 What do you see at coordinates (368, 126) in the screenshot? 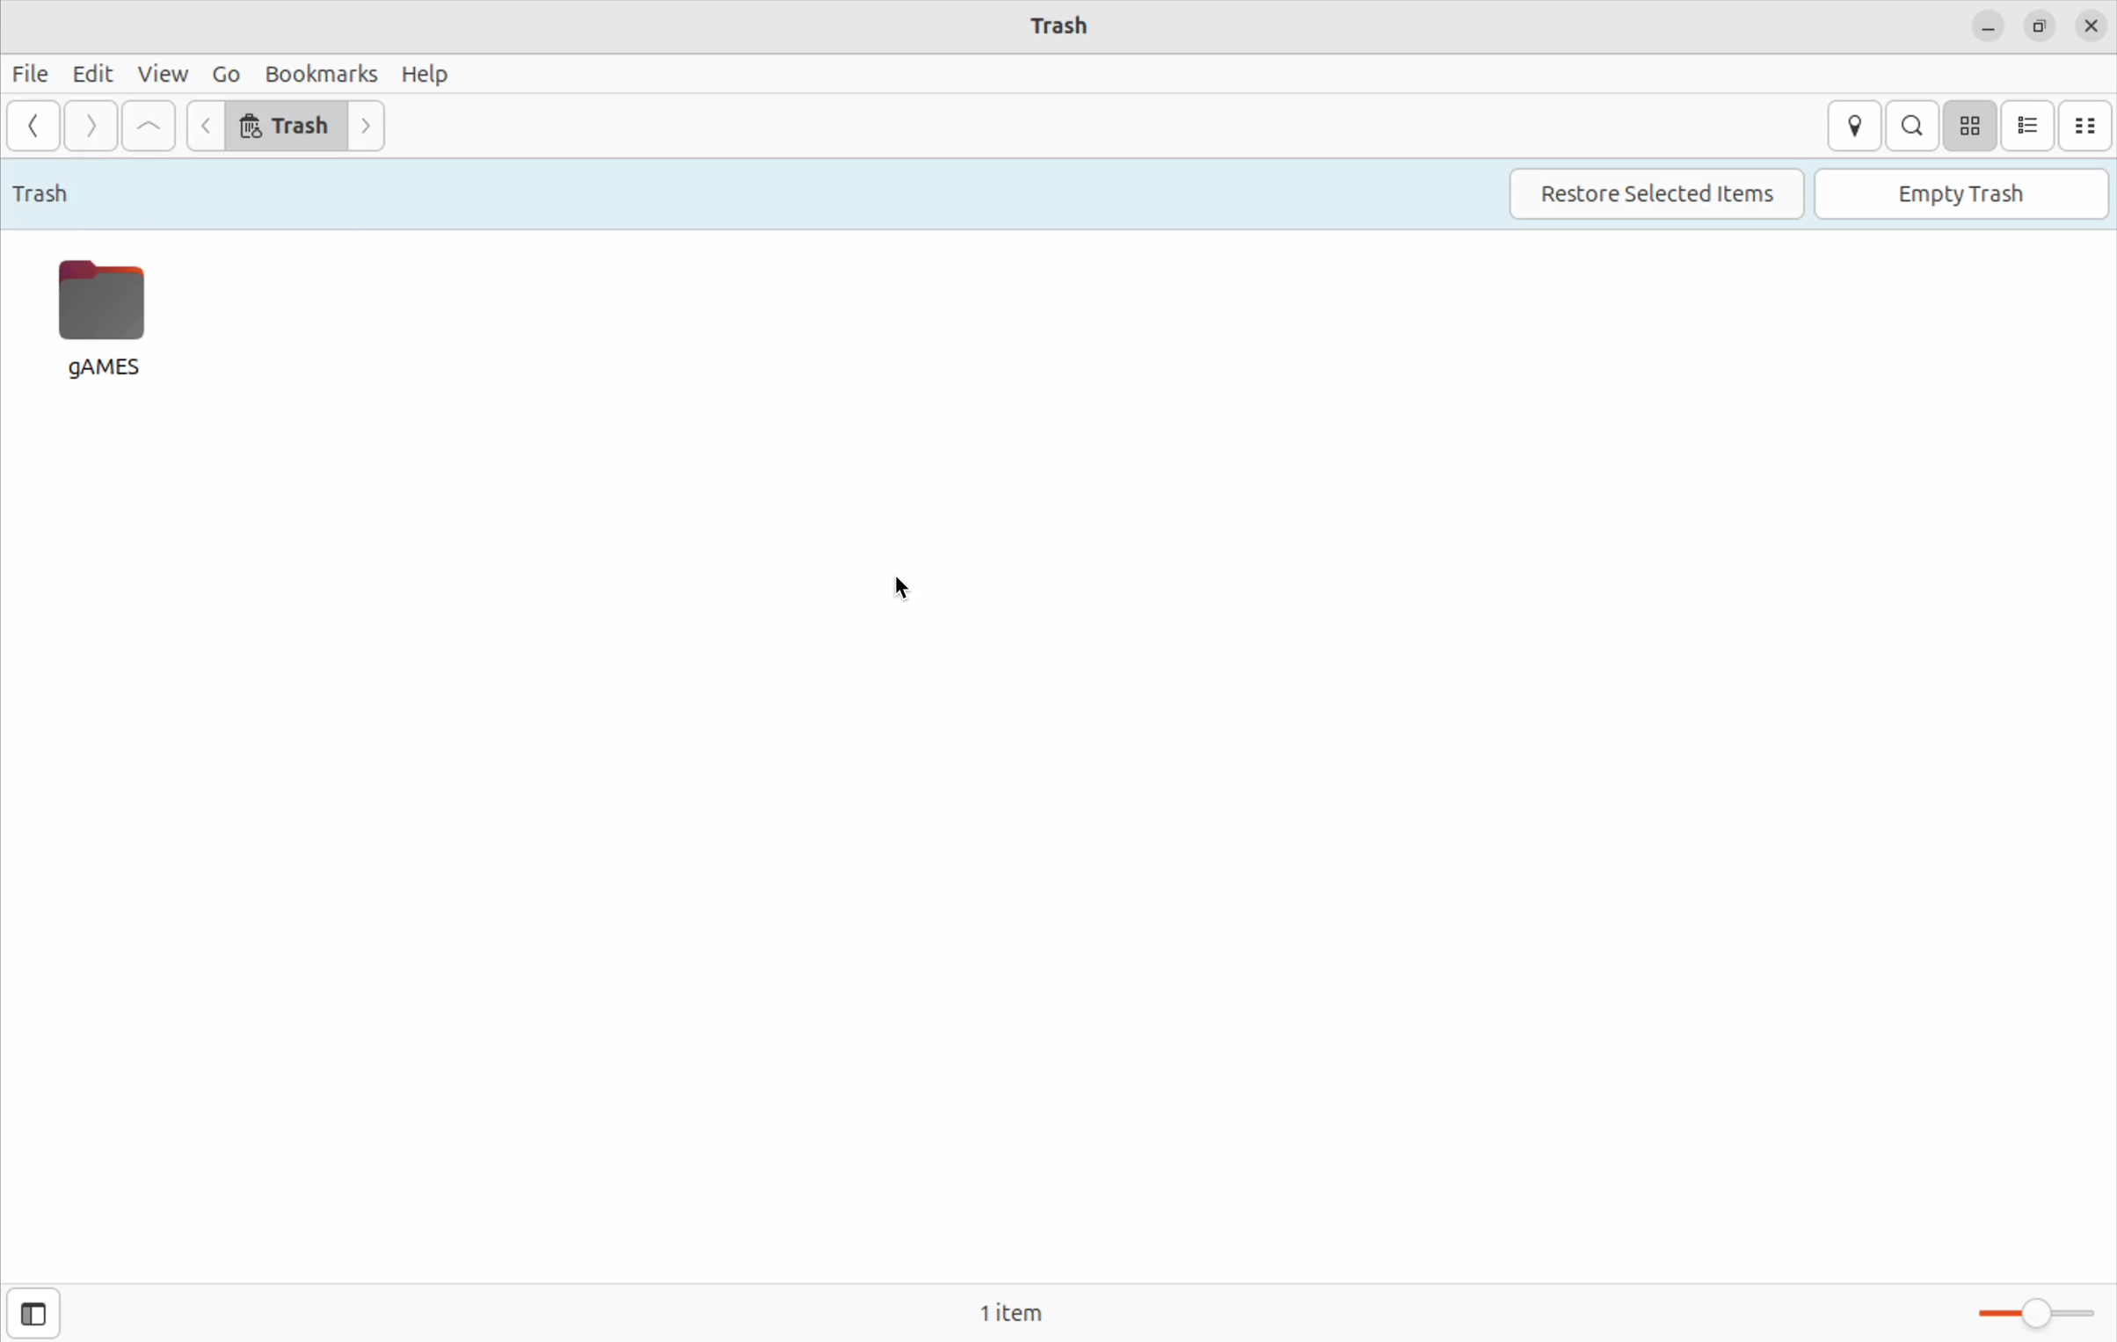
I see `Go next` at bounding box center [368, 126].